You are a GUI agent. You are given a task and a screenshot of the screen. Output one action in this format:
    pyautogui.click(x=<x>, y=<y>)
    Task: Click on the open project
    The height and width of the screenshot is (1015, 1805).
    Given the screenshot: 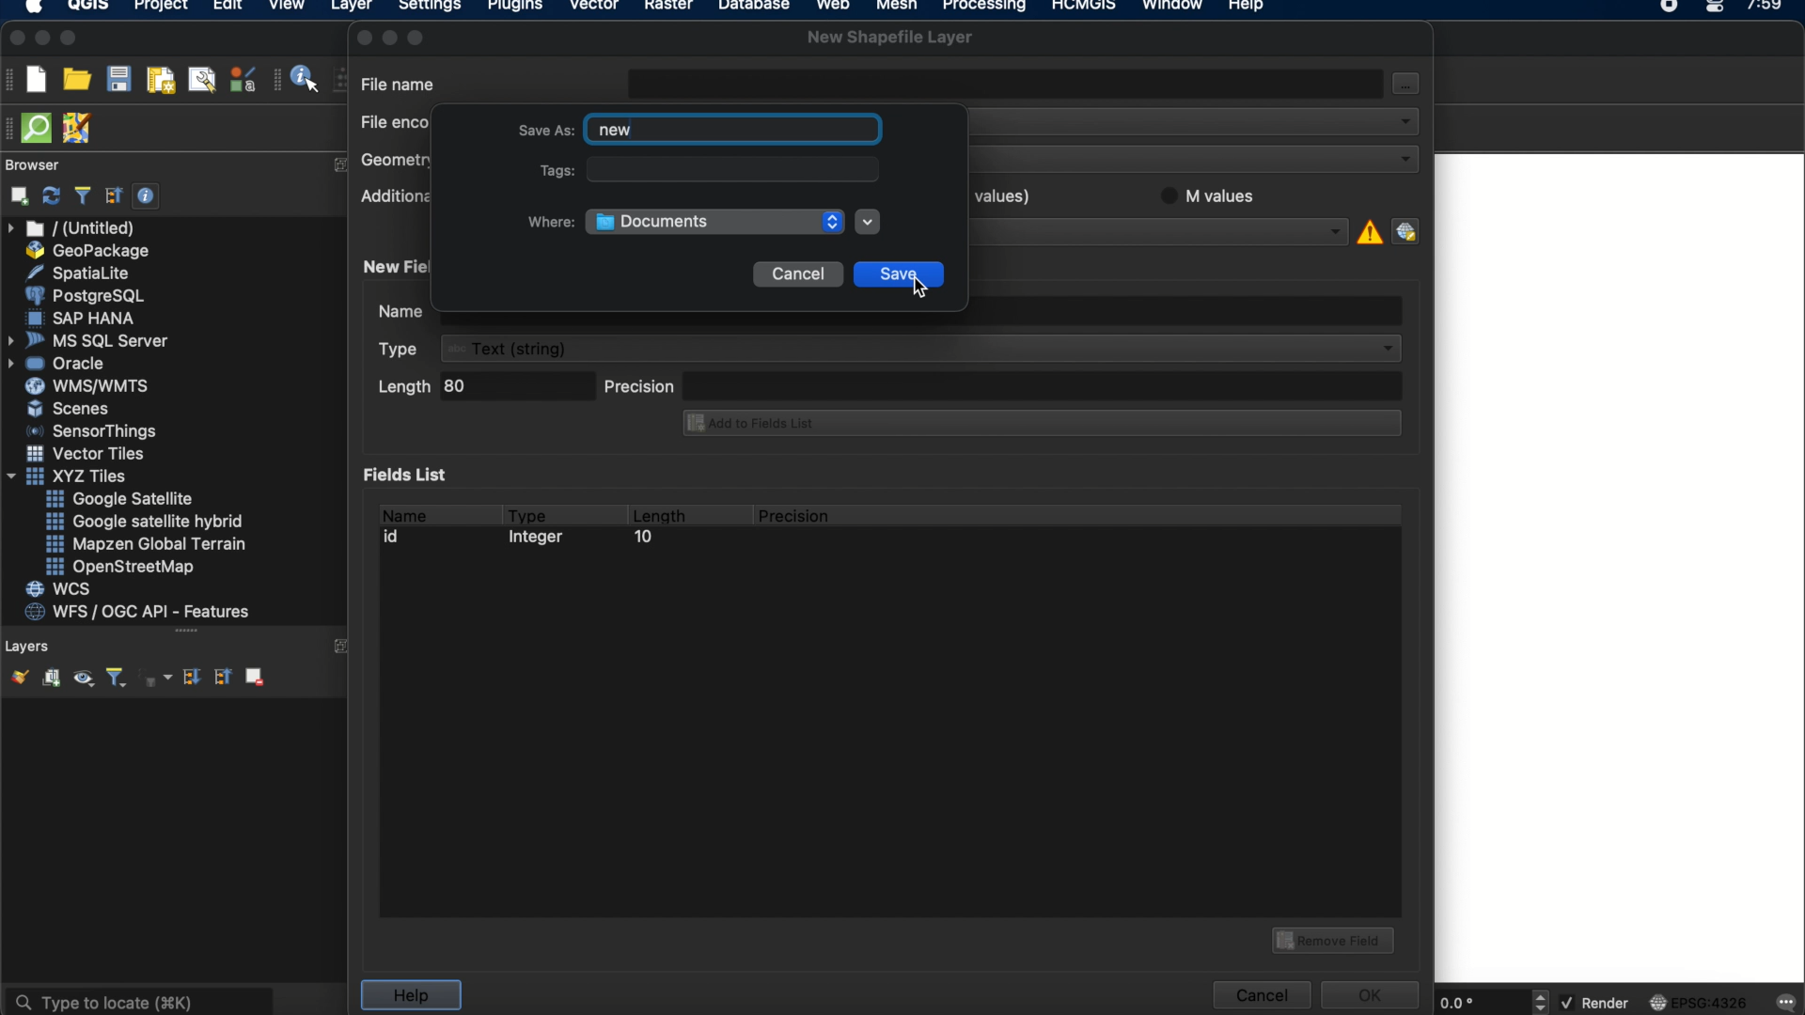 What is the action you would take?
    pyautogui.click(x=76, y=80)
    